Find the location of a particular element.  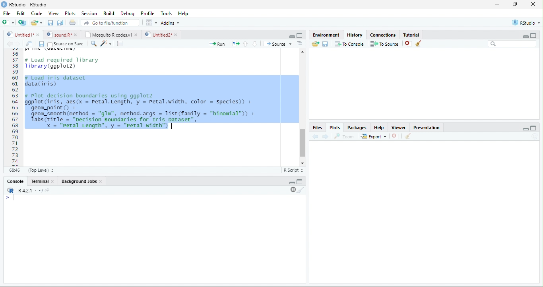

Plots is located at coordinates (335, 128).